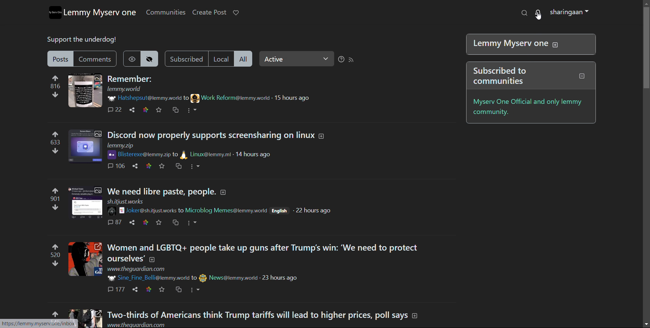 This screenshot has width=650, height=328. Describe the element at coordinates (193, 223) in the screenshot. I see `options` at that location.